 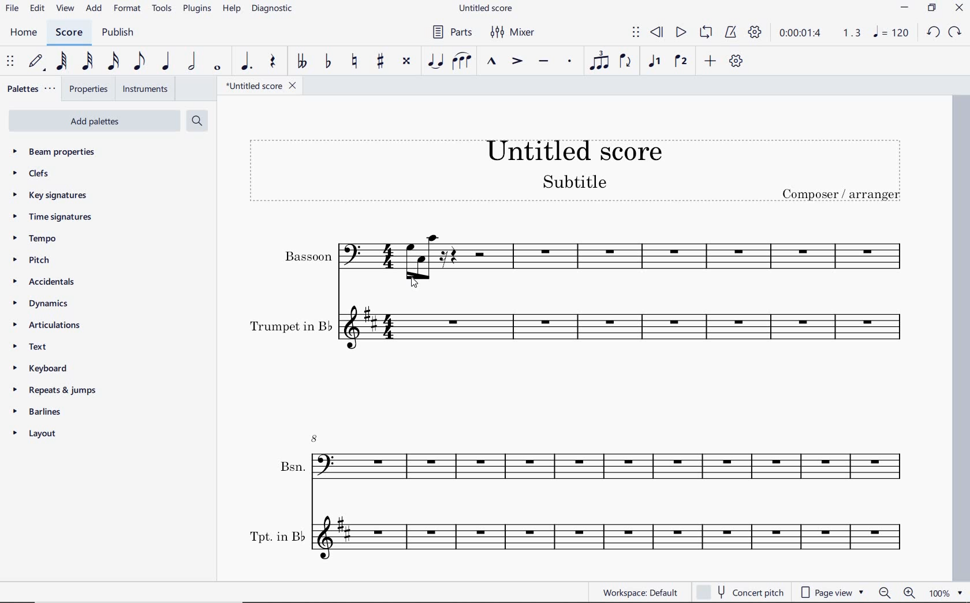 What do you see at coordinates (600, 60) in the screenshot?
I see `tuplet` at bounding box center [600, 60].